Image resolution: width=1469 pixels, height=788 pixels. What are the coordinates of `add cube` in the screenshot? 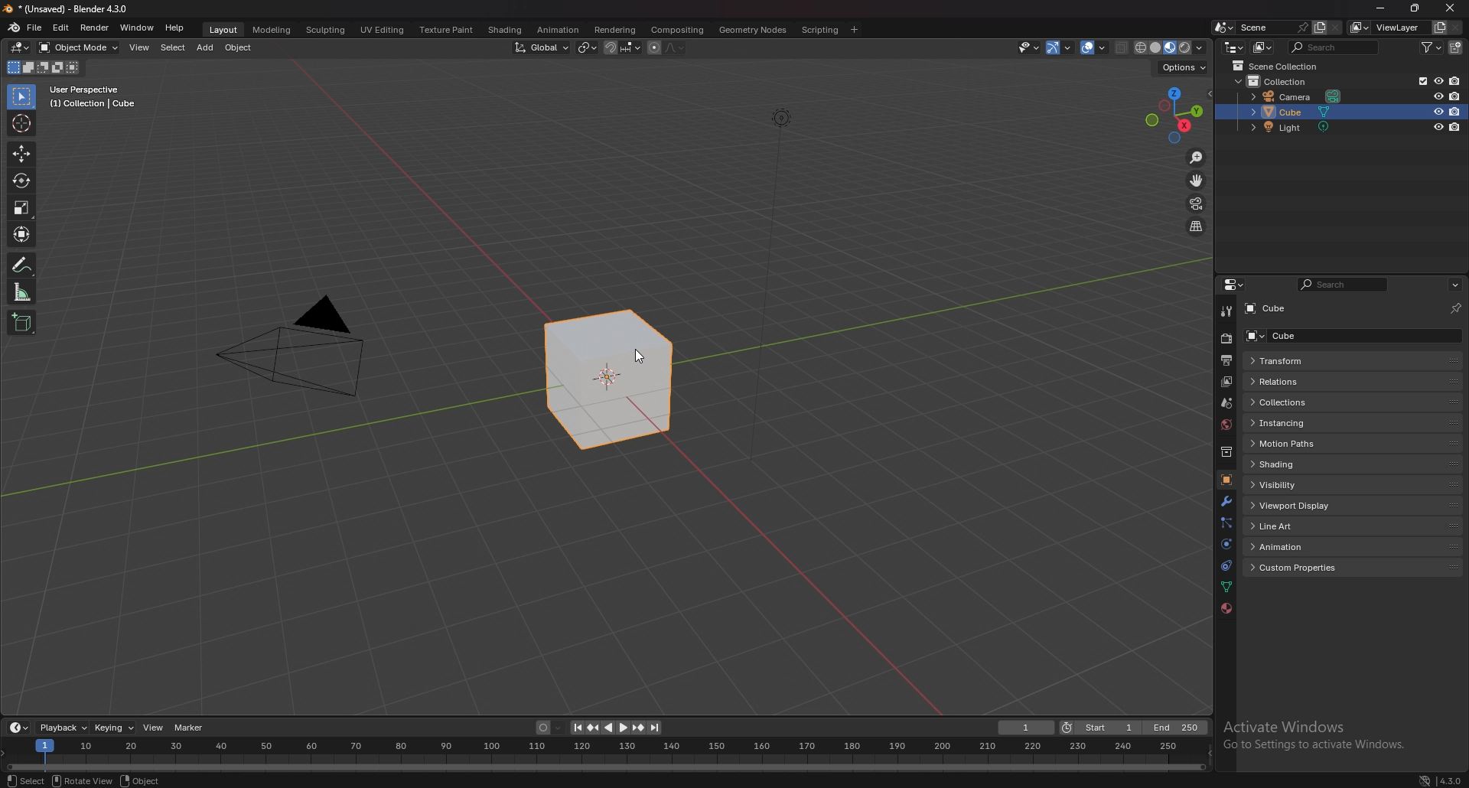 It's located at (21, 322).